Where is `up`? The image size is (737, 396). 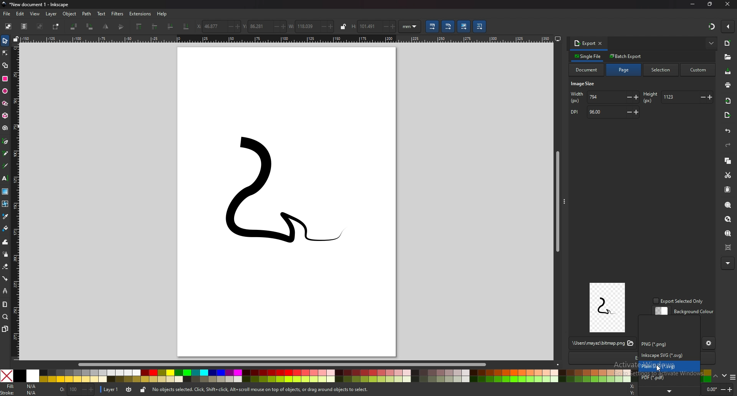
up is located at coordinates (716, 376).